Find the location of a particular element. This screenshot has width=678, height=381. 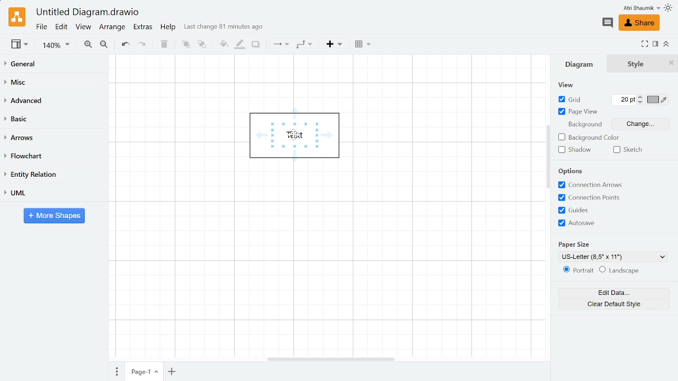

Guides is located at coordinates (594, 210).